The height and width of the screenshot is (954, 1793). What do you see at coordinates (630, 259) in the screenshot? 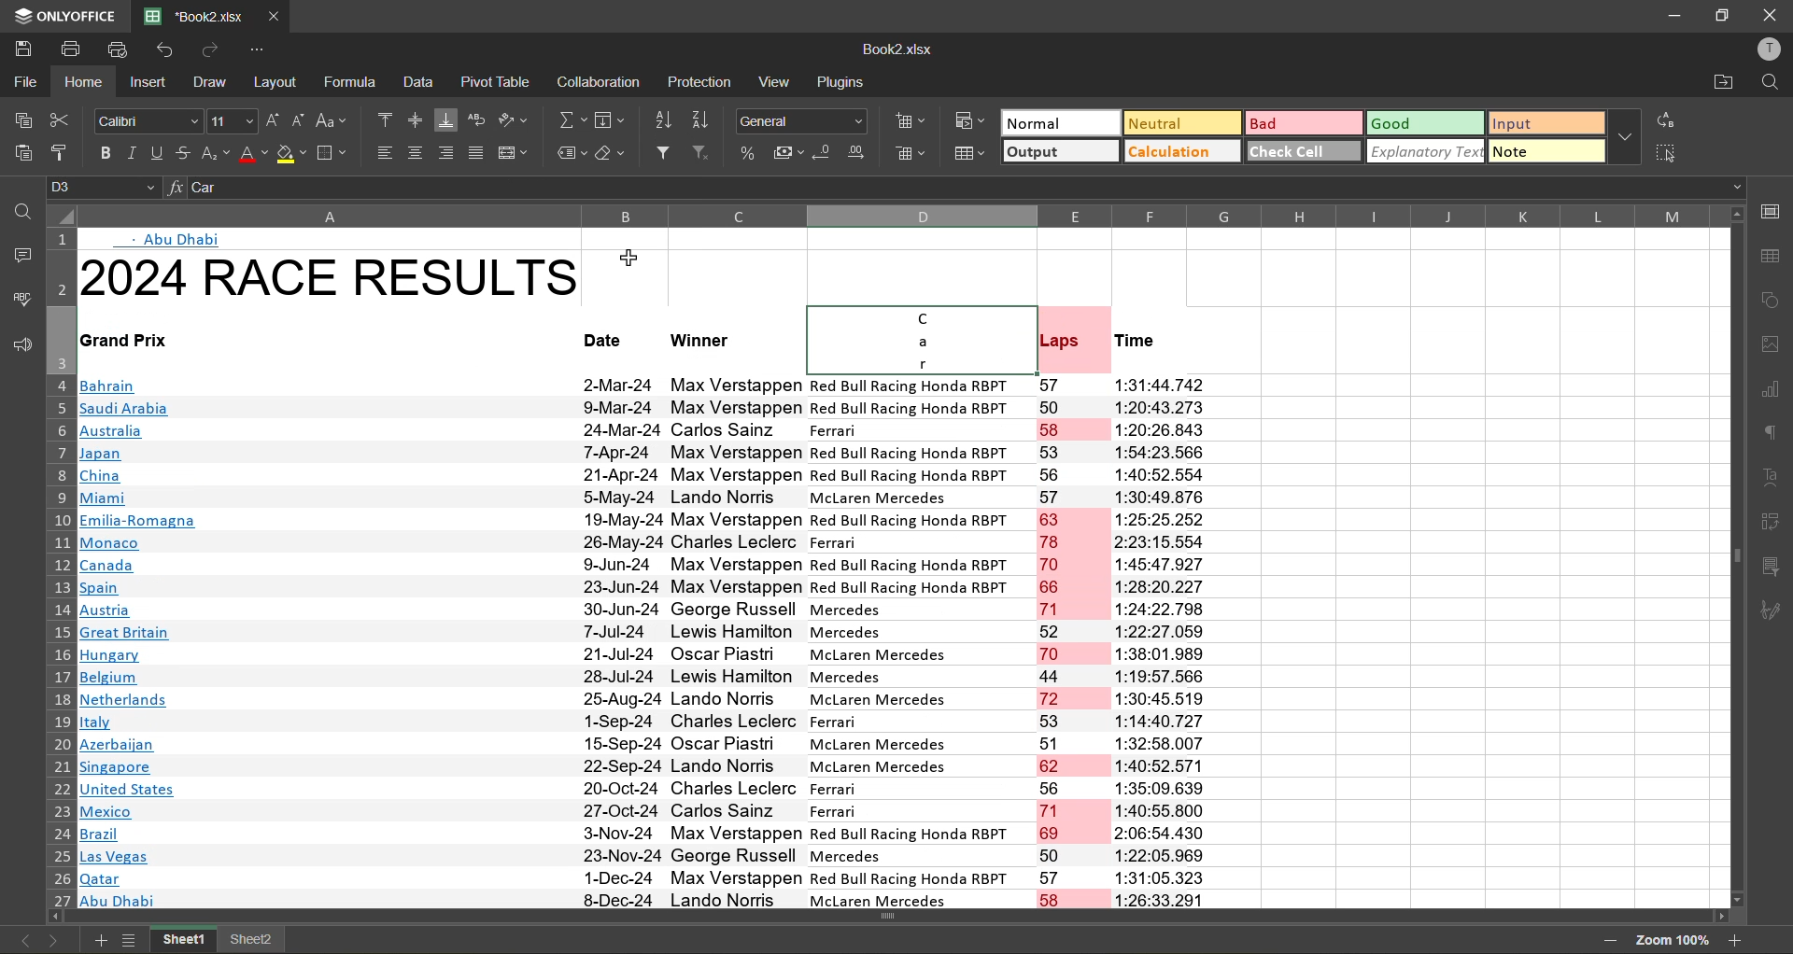
I see `cursor` at bounding box center [630, 259].